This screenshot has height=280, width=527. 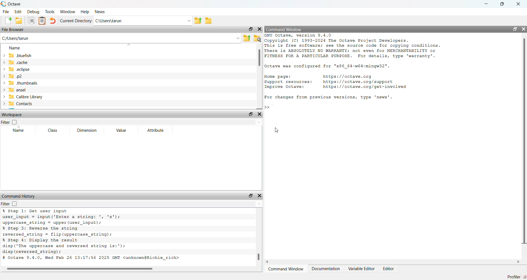 What do you see at coordinates (251, 195) in the screenshot?
I see `unlock widget` at bounding box center [251, 195].